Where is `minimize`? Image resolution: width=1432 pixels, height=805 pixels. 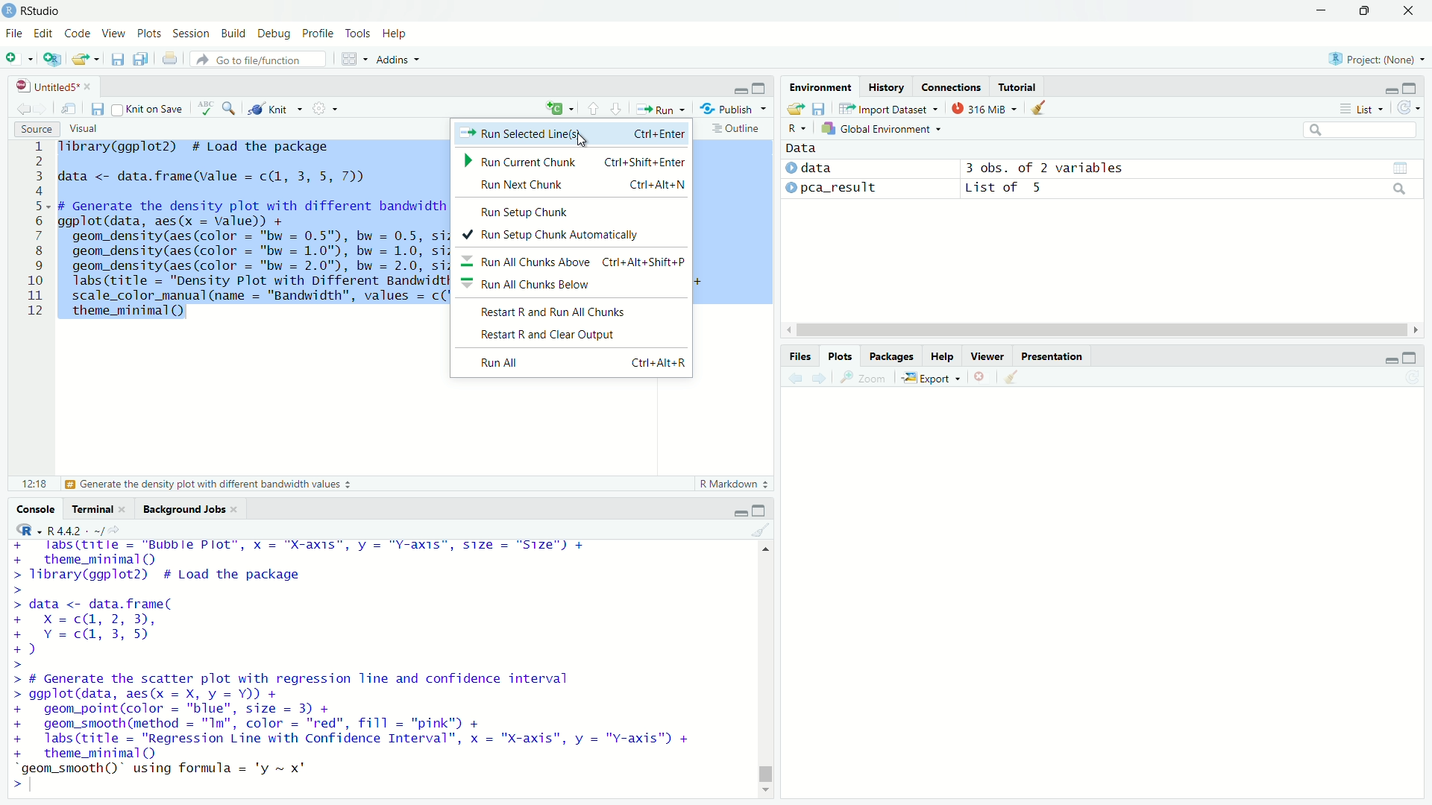
minimize is located at coordinates (1321, 10).